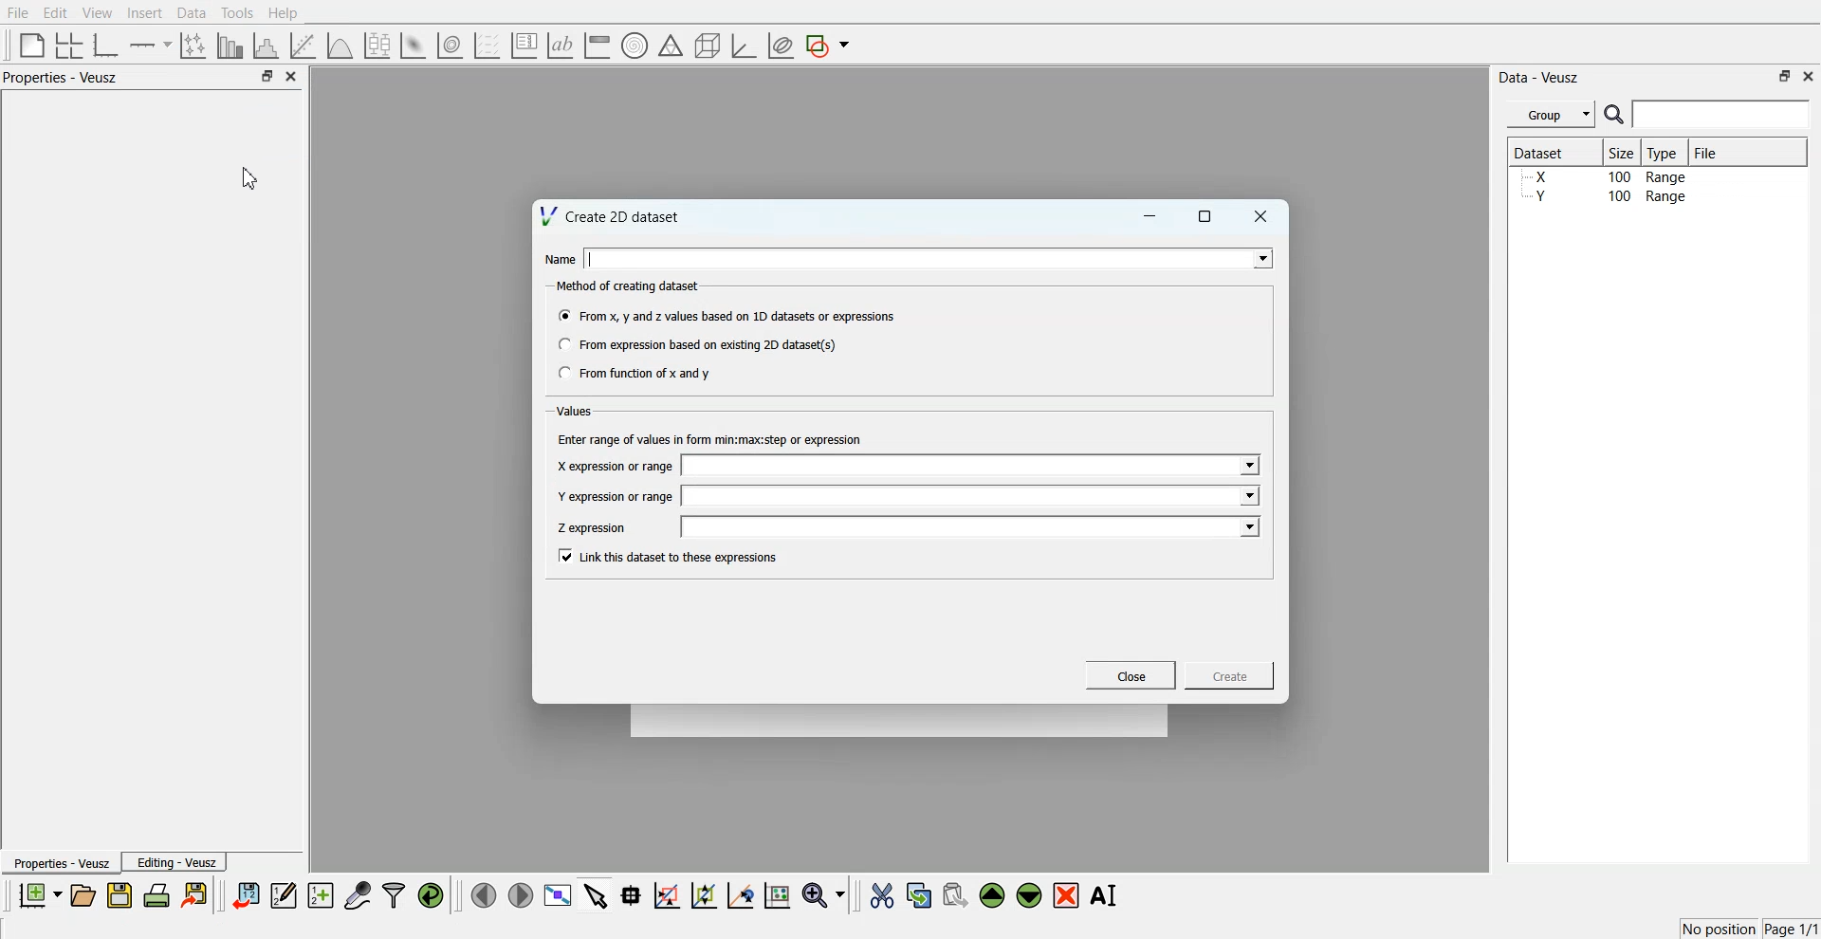 Image resolution: width=1821 pixels, height=939 pixels. I want to click on File, so click(1708, 152).